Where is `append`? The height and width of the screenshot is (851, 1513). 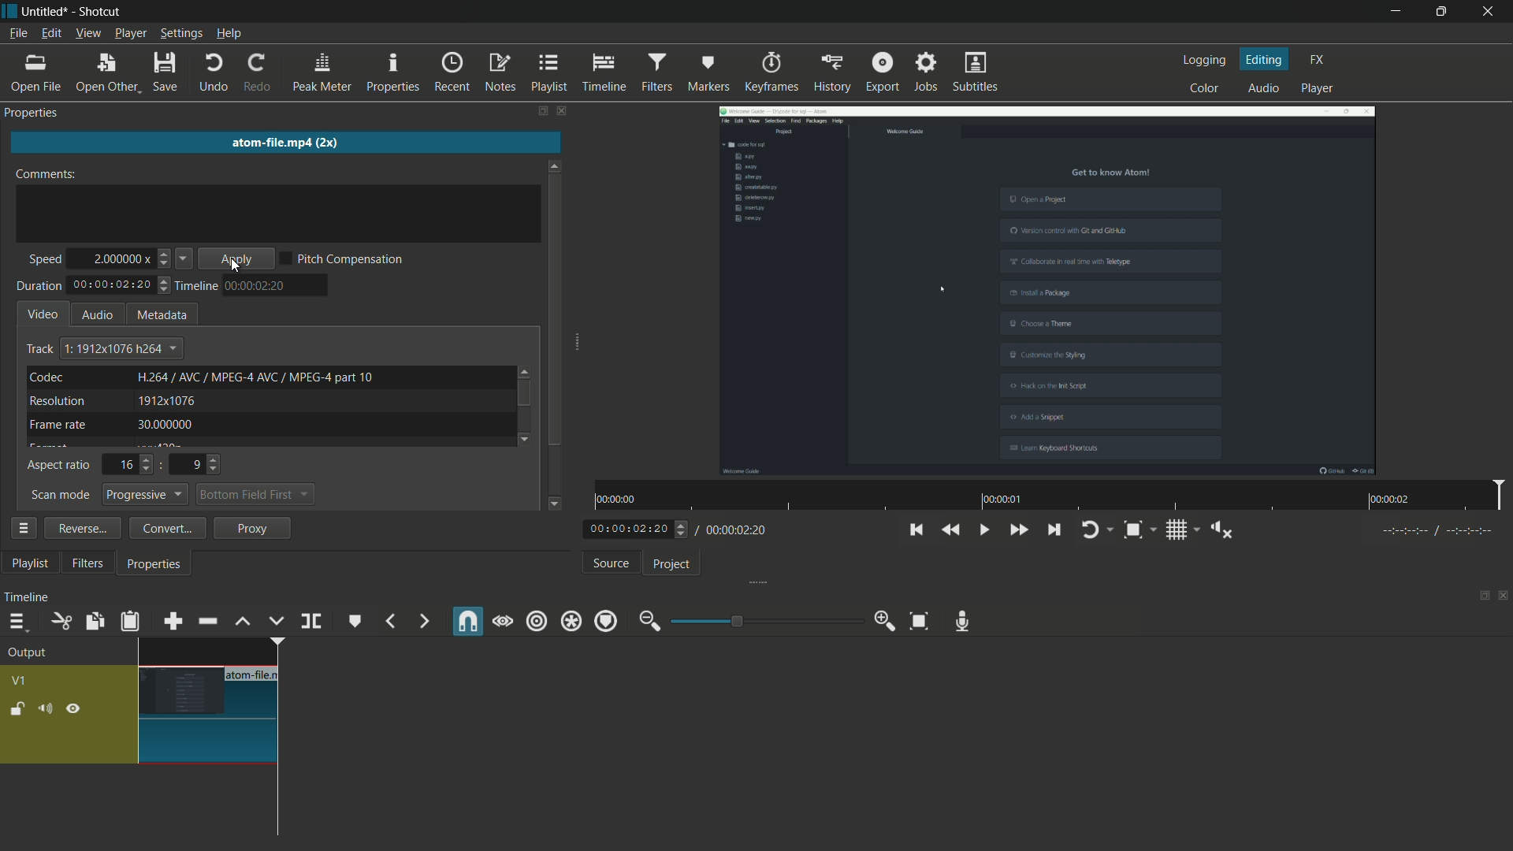 append is located at coordinates (172, 622).